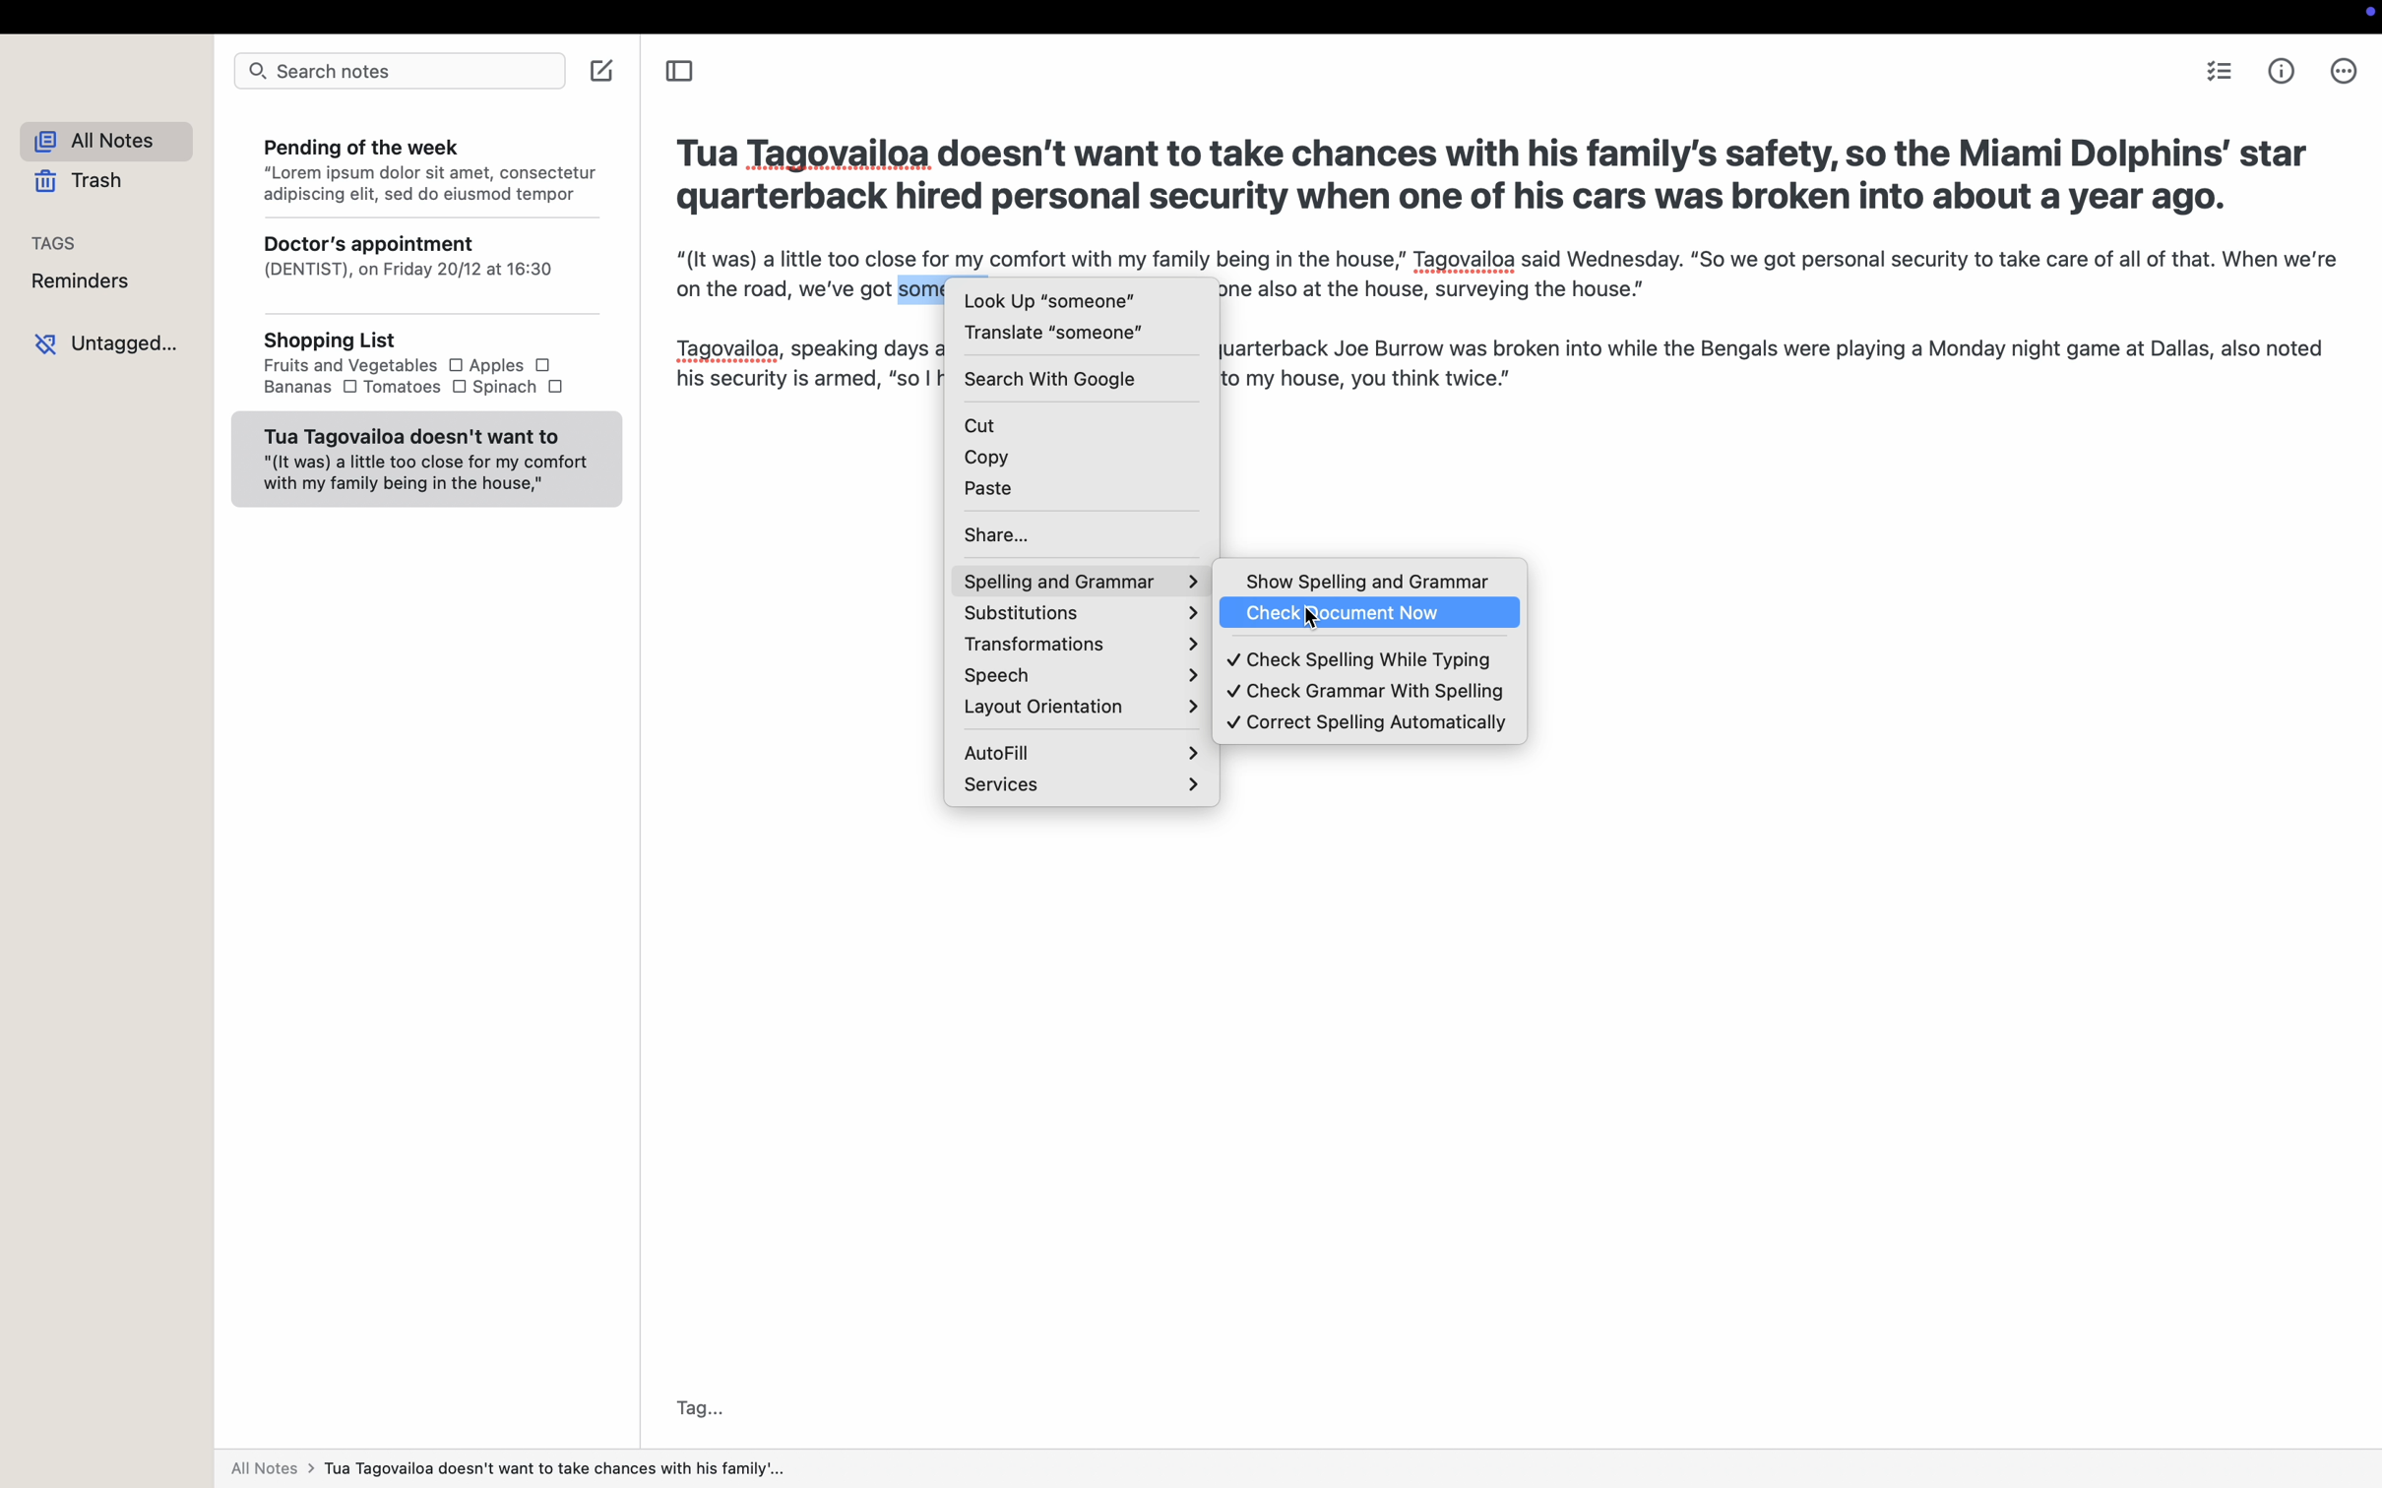 The height and width of the screenshot is (1488, 2382). What do you see at coordinates (602, 72) in the screenshot?
I see `create note` at bounding box center [602, 72].